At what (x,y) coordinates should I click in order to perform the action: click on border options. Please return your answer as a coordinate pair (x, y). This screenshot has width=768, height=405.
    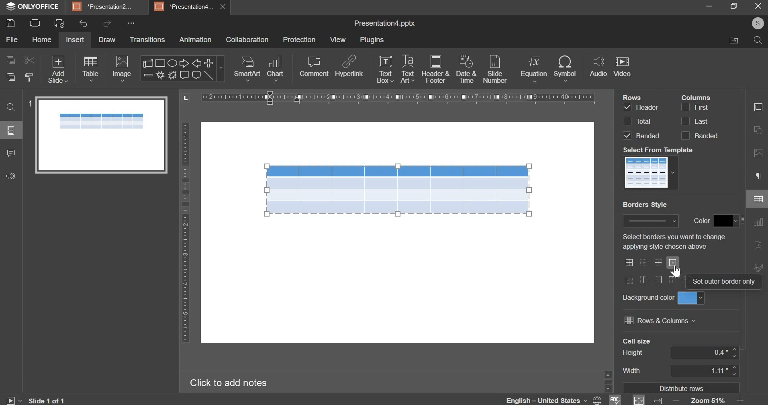
    Looking at the image, I should click on (676, 262).